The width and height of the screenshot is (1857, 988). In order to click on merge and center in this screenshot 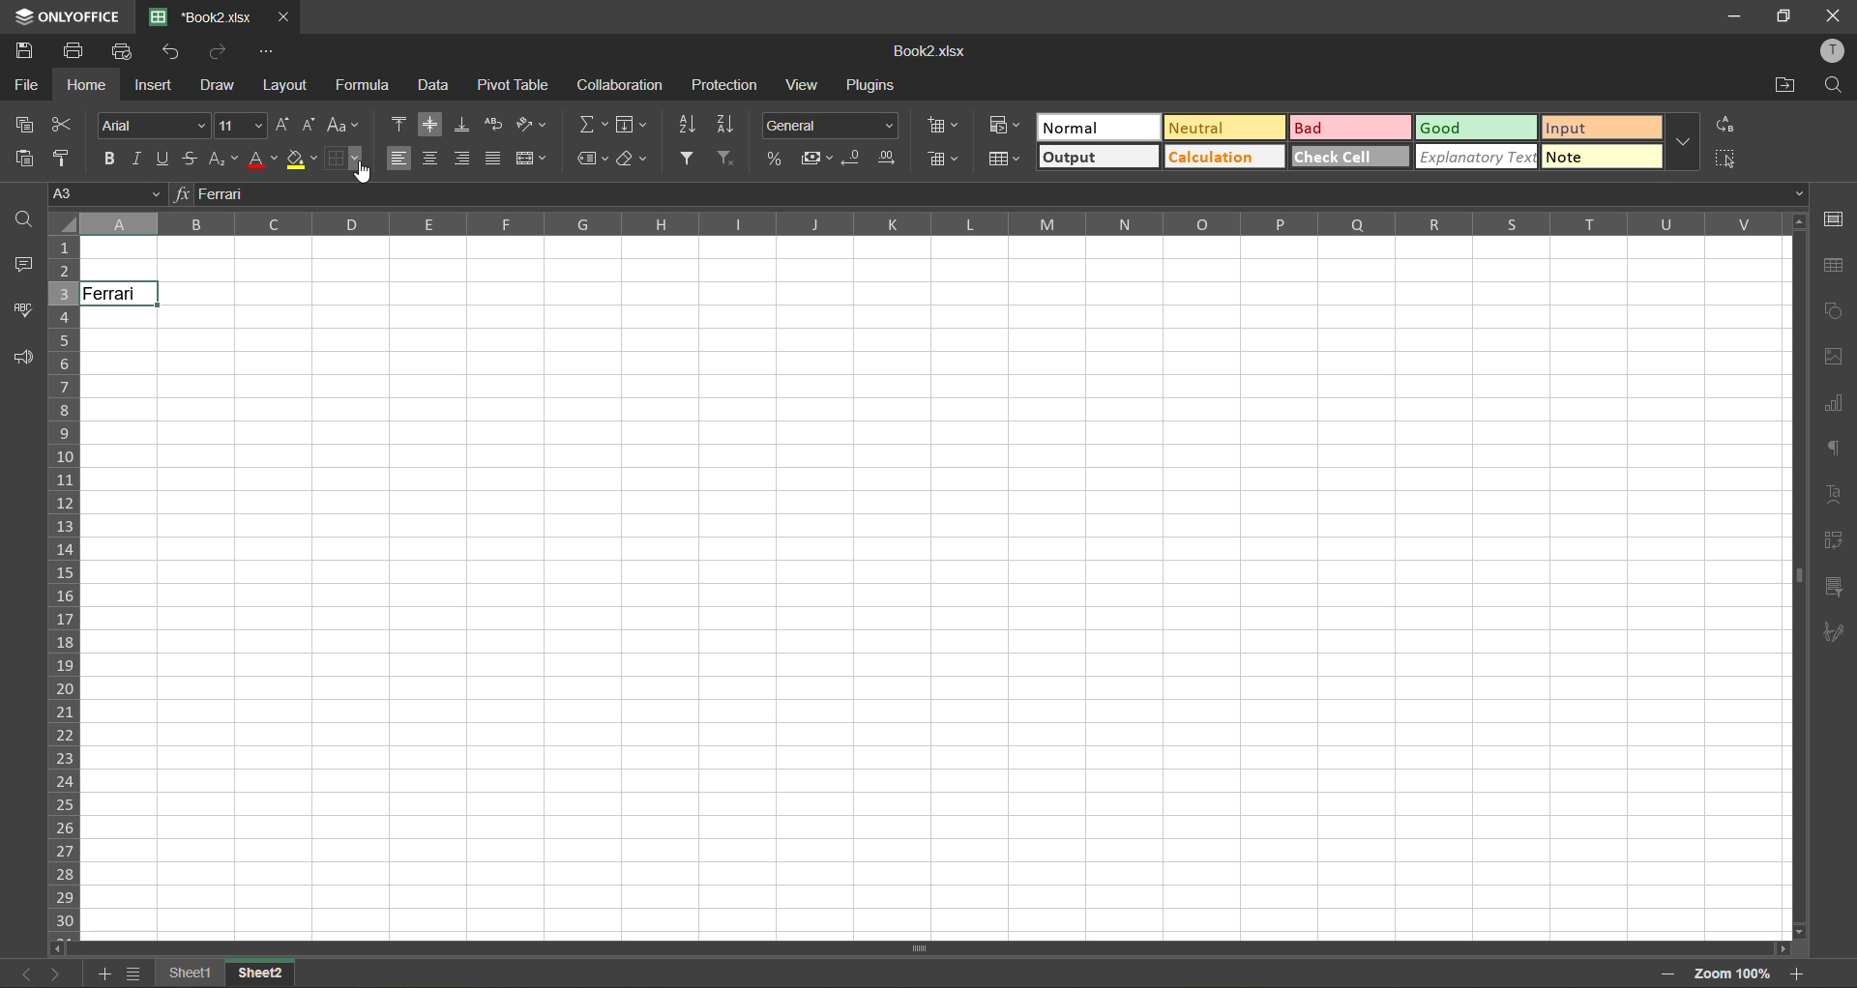, I will do `click(529, 156)`.